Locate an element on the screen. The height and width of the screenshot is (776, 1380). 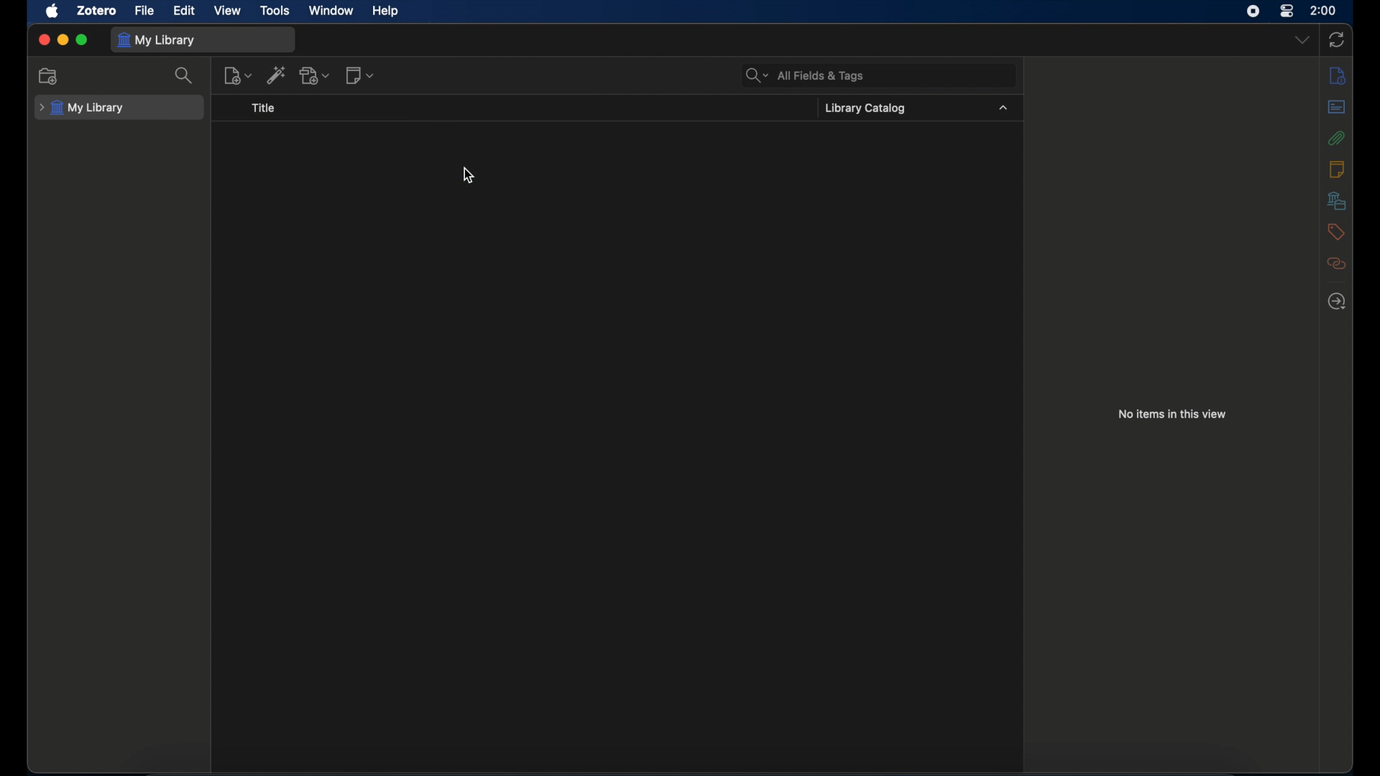
add item by identifier is located at coordinates (277, 75).